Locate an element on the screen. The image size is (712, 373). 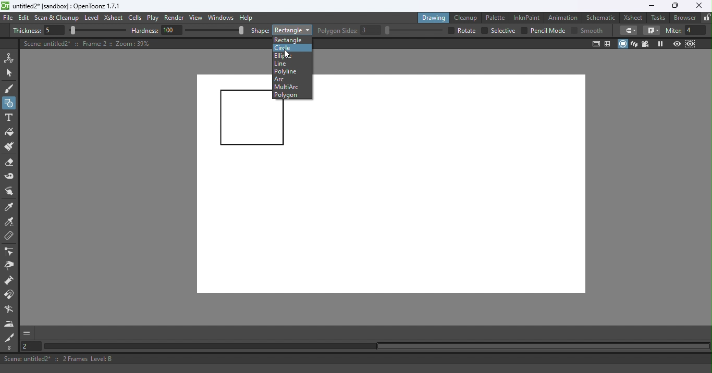
Set the current frame is located at coordinates (30, 346).